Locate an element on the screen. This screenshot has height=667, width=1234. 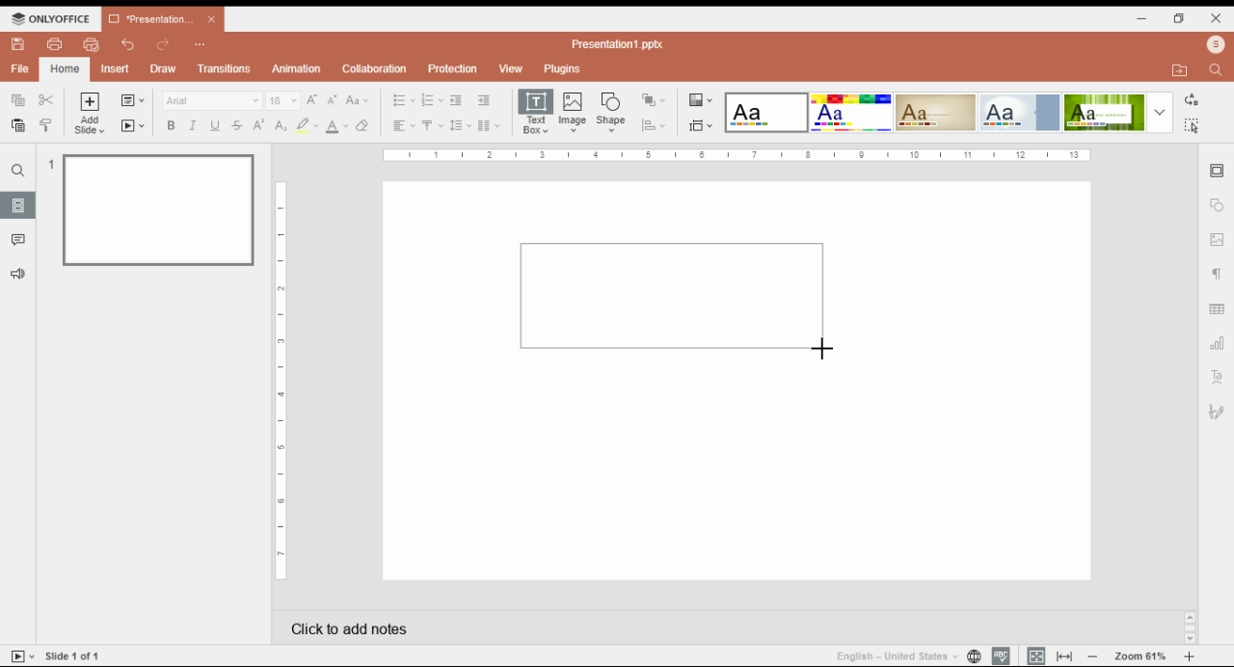
highlight color is located at coordinates (306, 124).